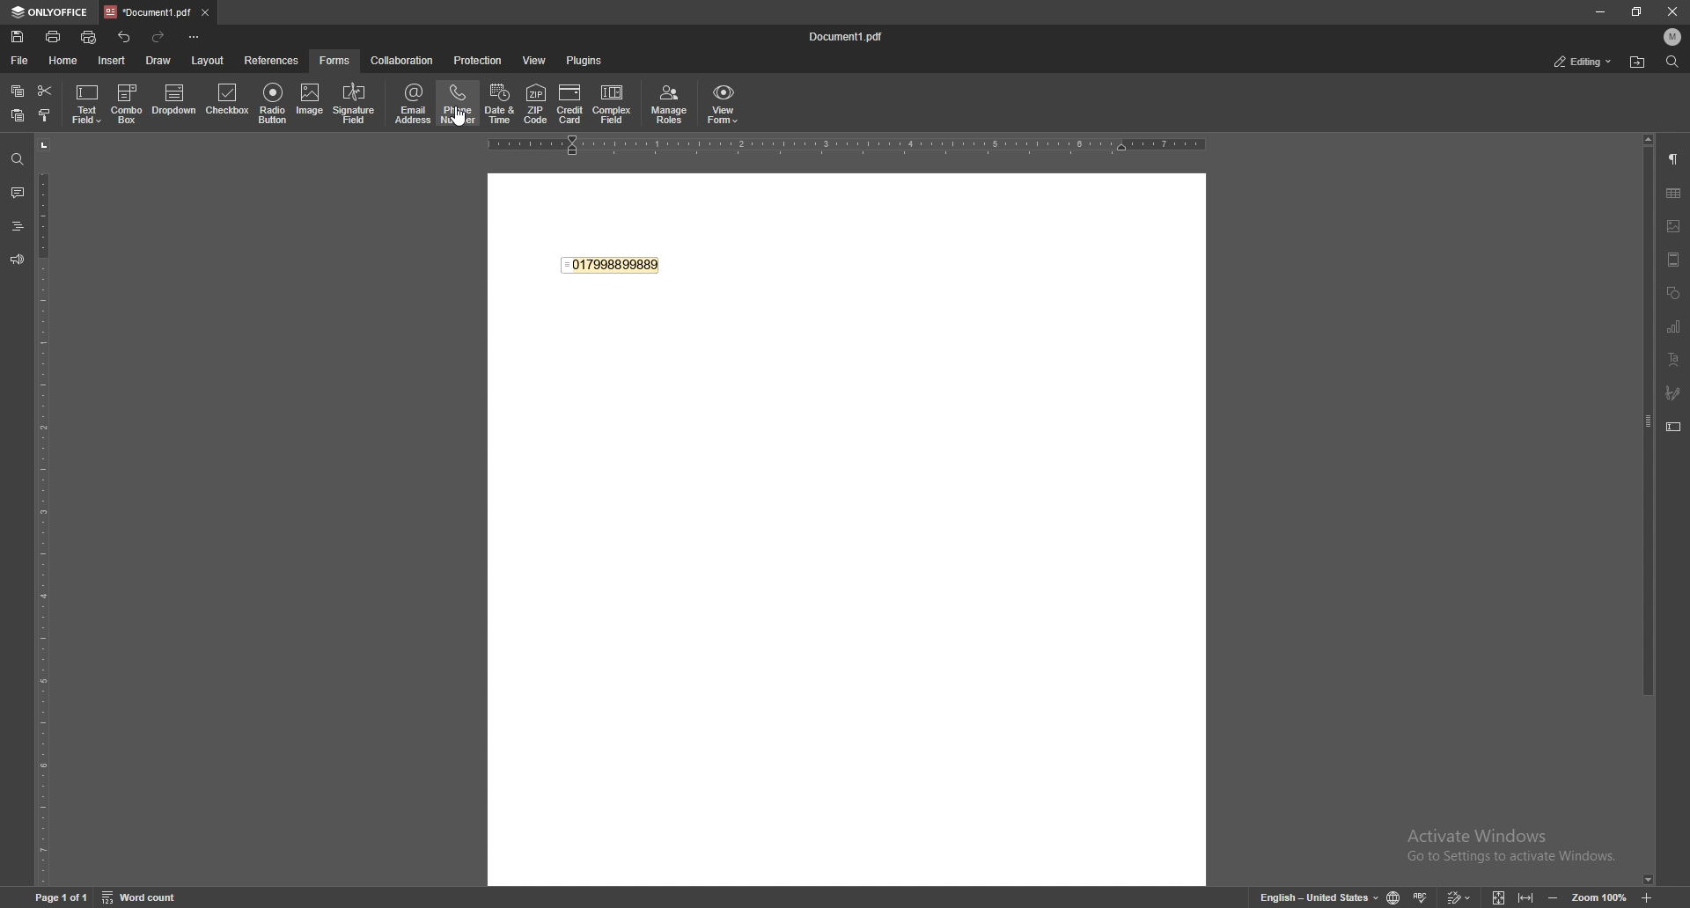 The image size is (1690, 908). What do you see at coordinates (459, 114) in the screenshot?
I see `cursor` at bounding box center [459, 114].